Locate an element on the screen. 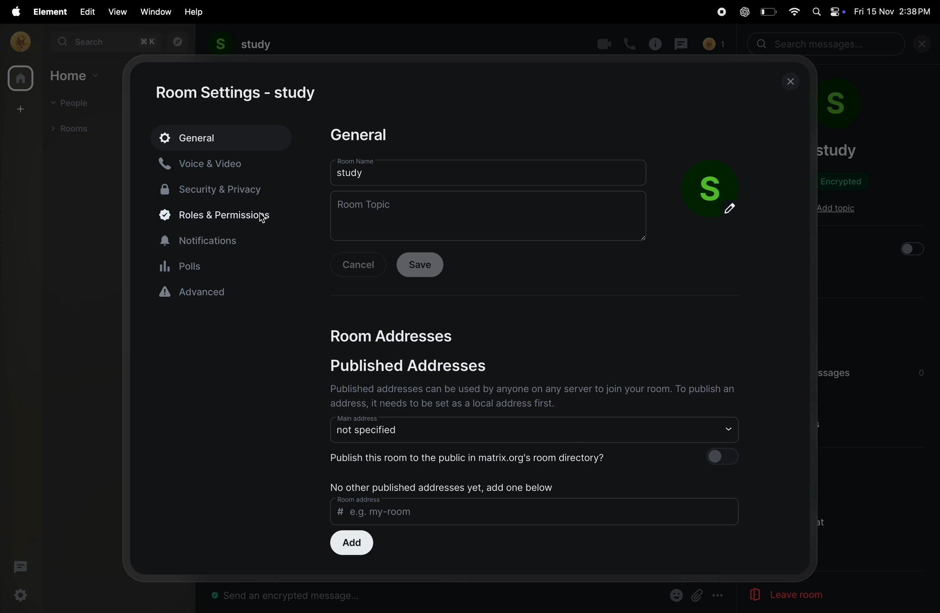 The width and height of the screenshot is (940, 613). General is located at coordinates (366, 135).